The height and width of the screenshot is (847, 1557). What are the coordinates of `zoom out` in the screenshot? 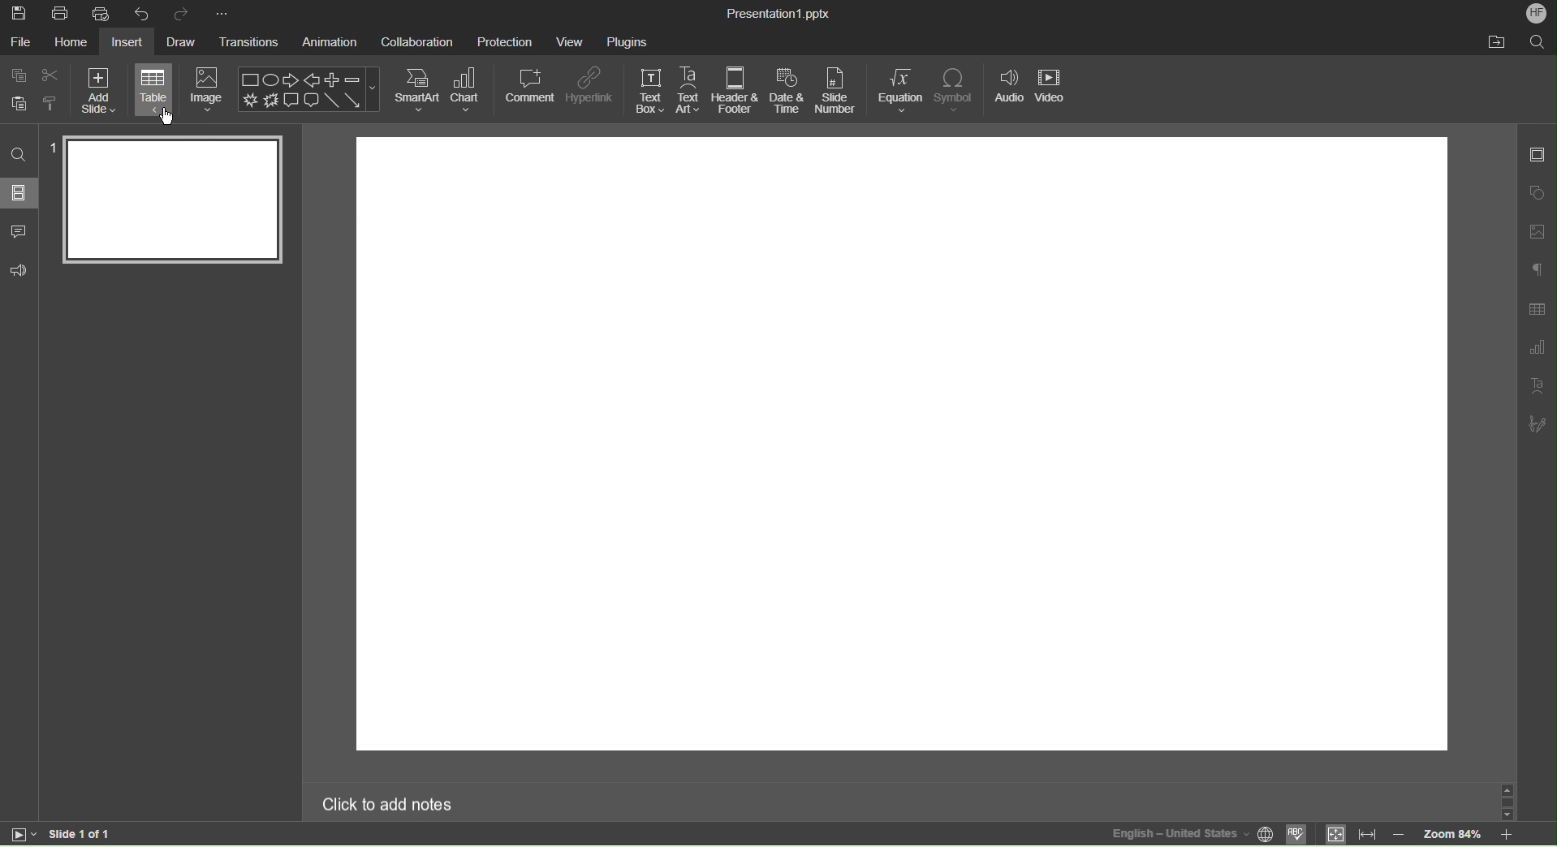 It's located at (1399, 834).